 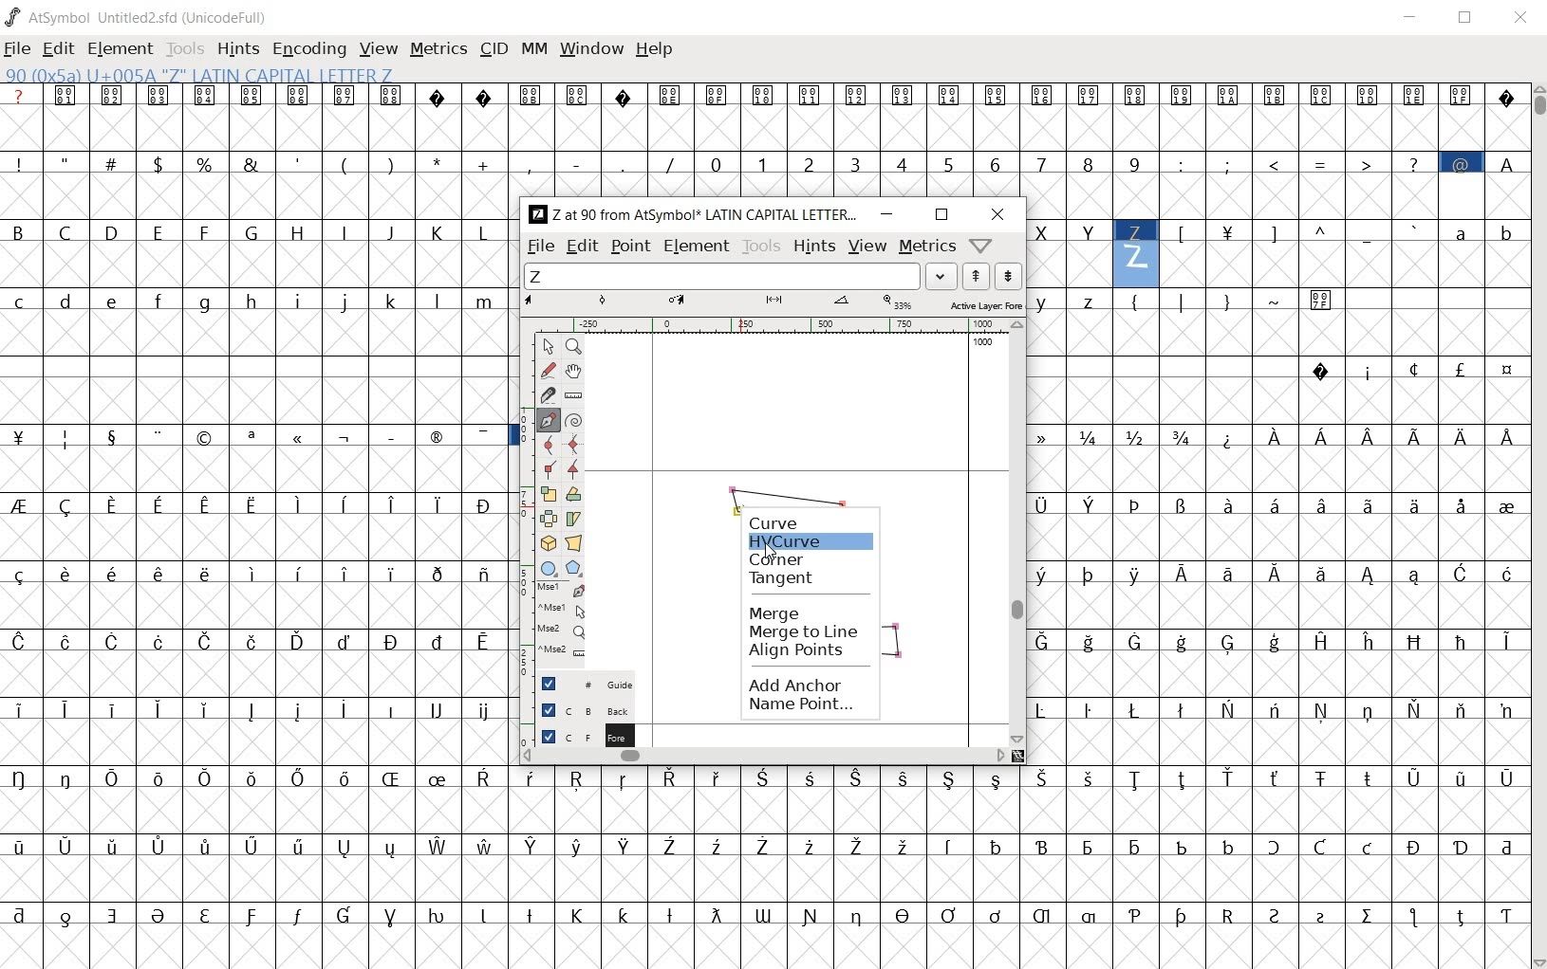 What do you see at coordinates (548, 371) in the screenshot?
I see `draw a freehand curve` at bounding box center [548, 371].